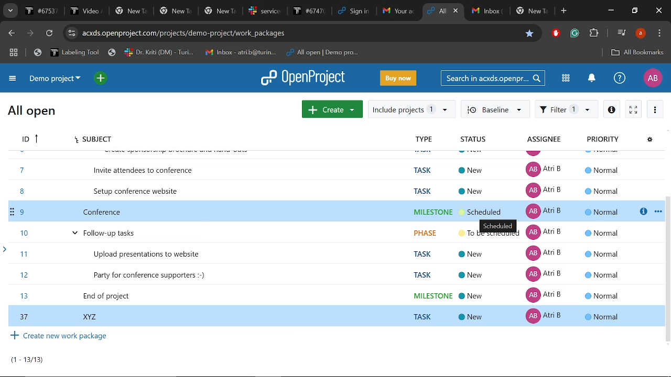 The height and width of the screenshot is (377, 671). What do you see at coordinates (13, 52) in the screenshot?
I see `tab groups` at bounding box center [13, 52].